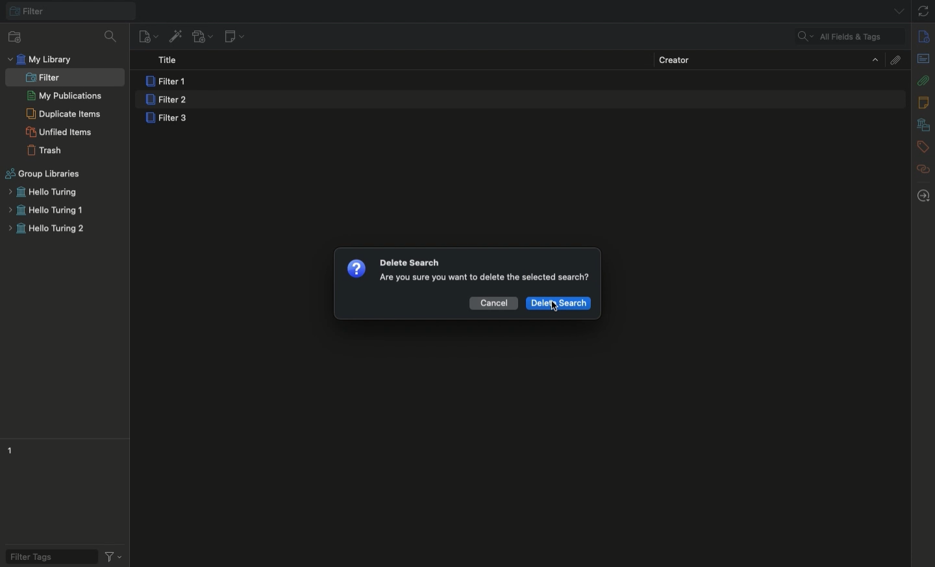 This screenshot has height=567, width=935. I want to click on Hello turing, so click(42, 192).